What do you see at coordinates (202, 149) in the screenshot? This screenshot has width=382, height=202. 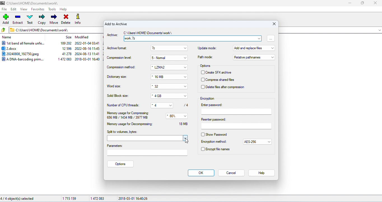 I see `check box` at bounding box center [202, 149].